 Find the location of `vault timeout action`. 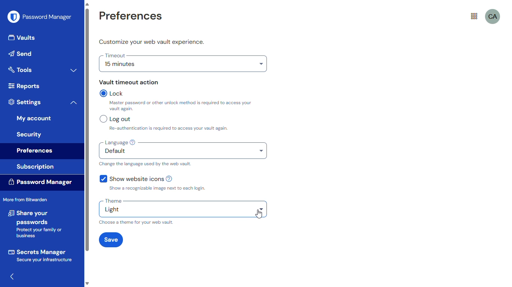

vault timeout action is located at coordinates (129, 82).